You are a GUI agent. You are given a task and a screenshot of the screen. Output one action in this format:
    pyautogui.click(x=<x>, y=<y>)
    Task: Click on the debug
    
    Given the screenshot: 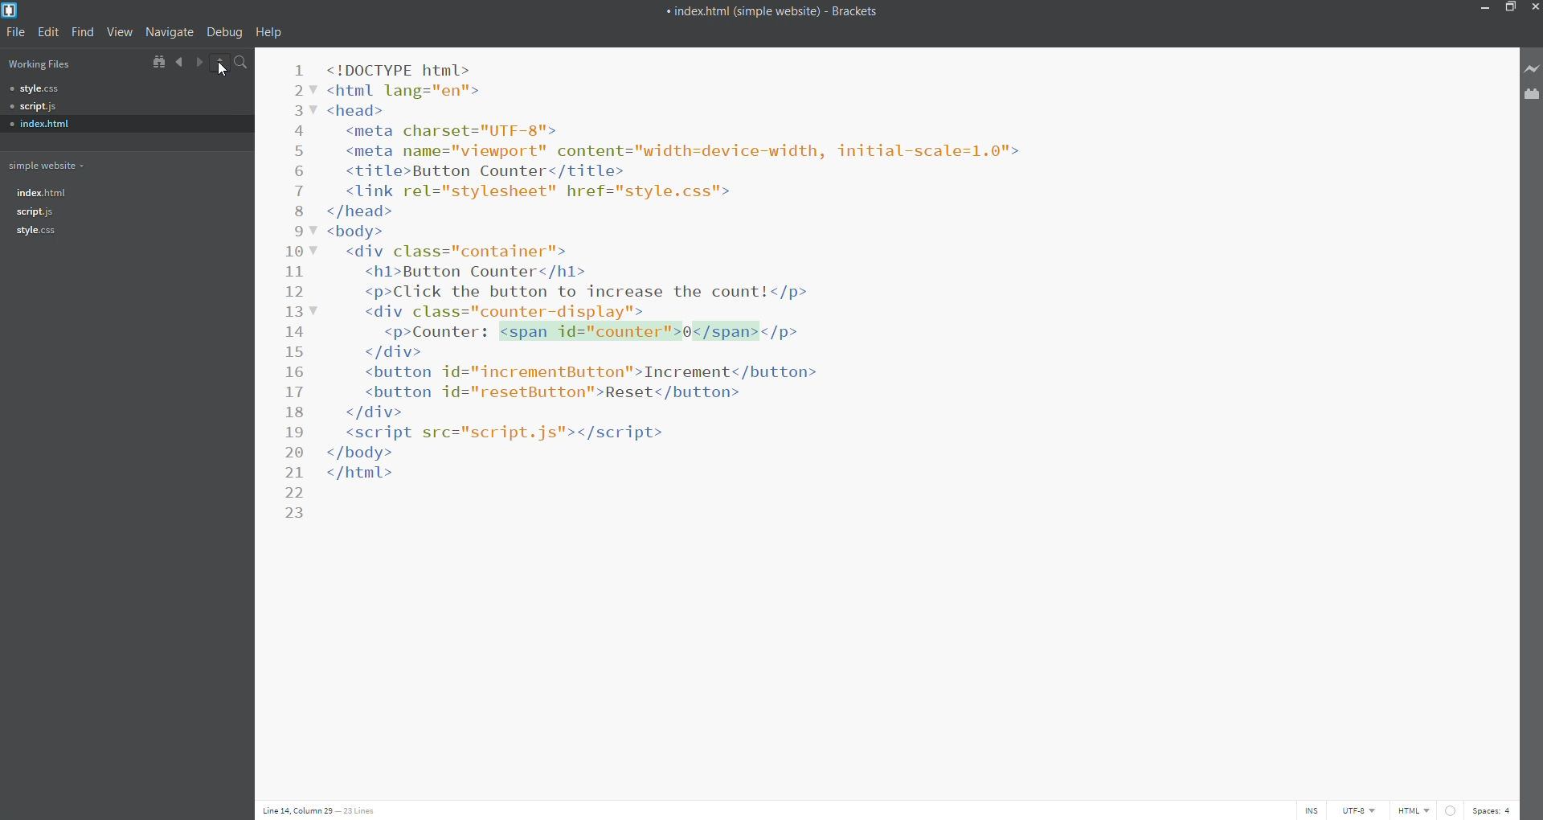 What is the action you would take?
    pyautogui.click(x=227, y=32)
    